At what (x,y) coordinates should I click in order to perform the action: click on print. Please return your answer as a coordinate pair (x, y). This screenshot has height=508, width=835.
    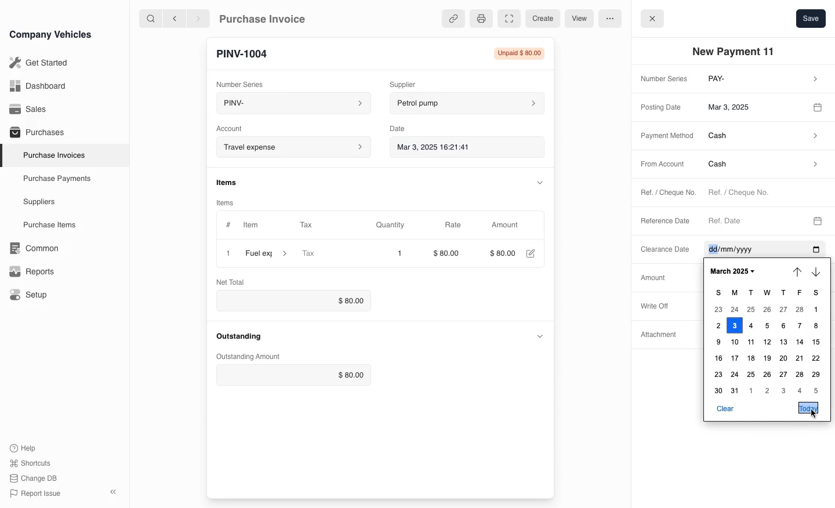
    Looking at the image, I should click on (480, 18).